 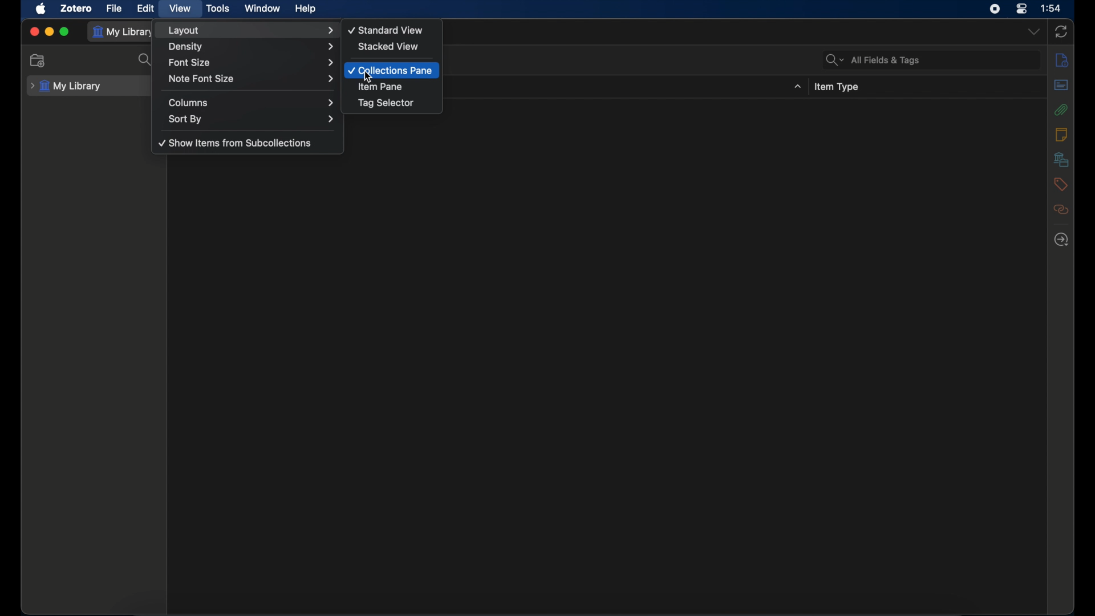 What do you see at coordinates (263, 8) in the screenshot?
I see `window` at bounding box center [263, 8].